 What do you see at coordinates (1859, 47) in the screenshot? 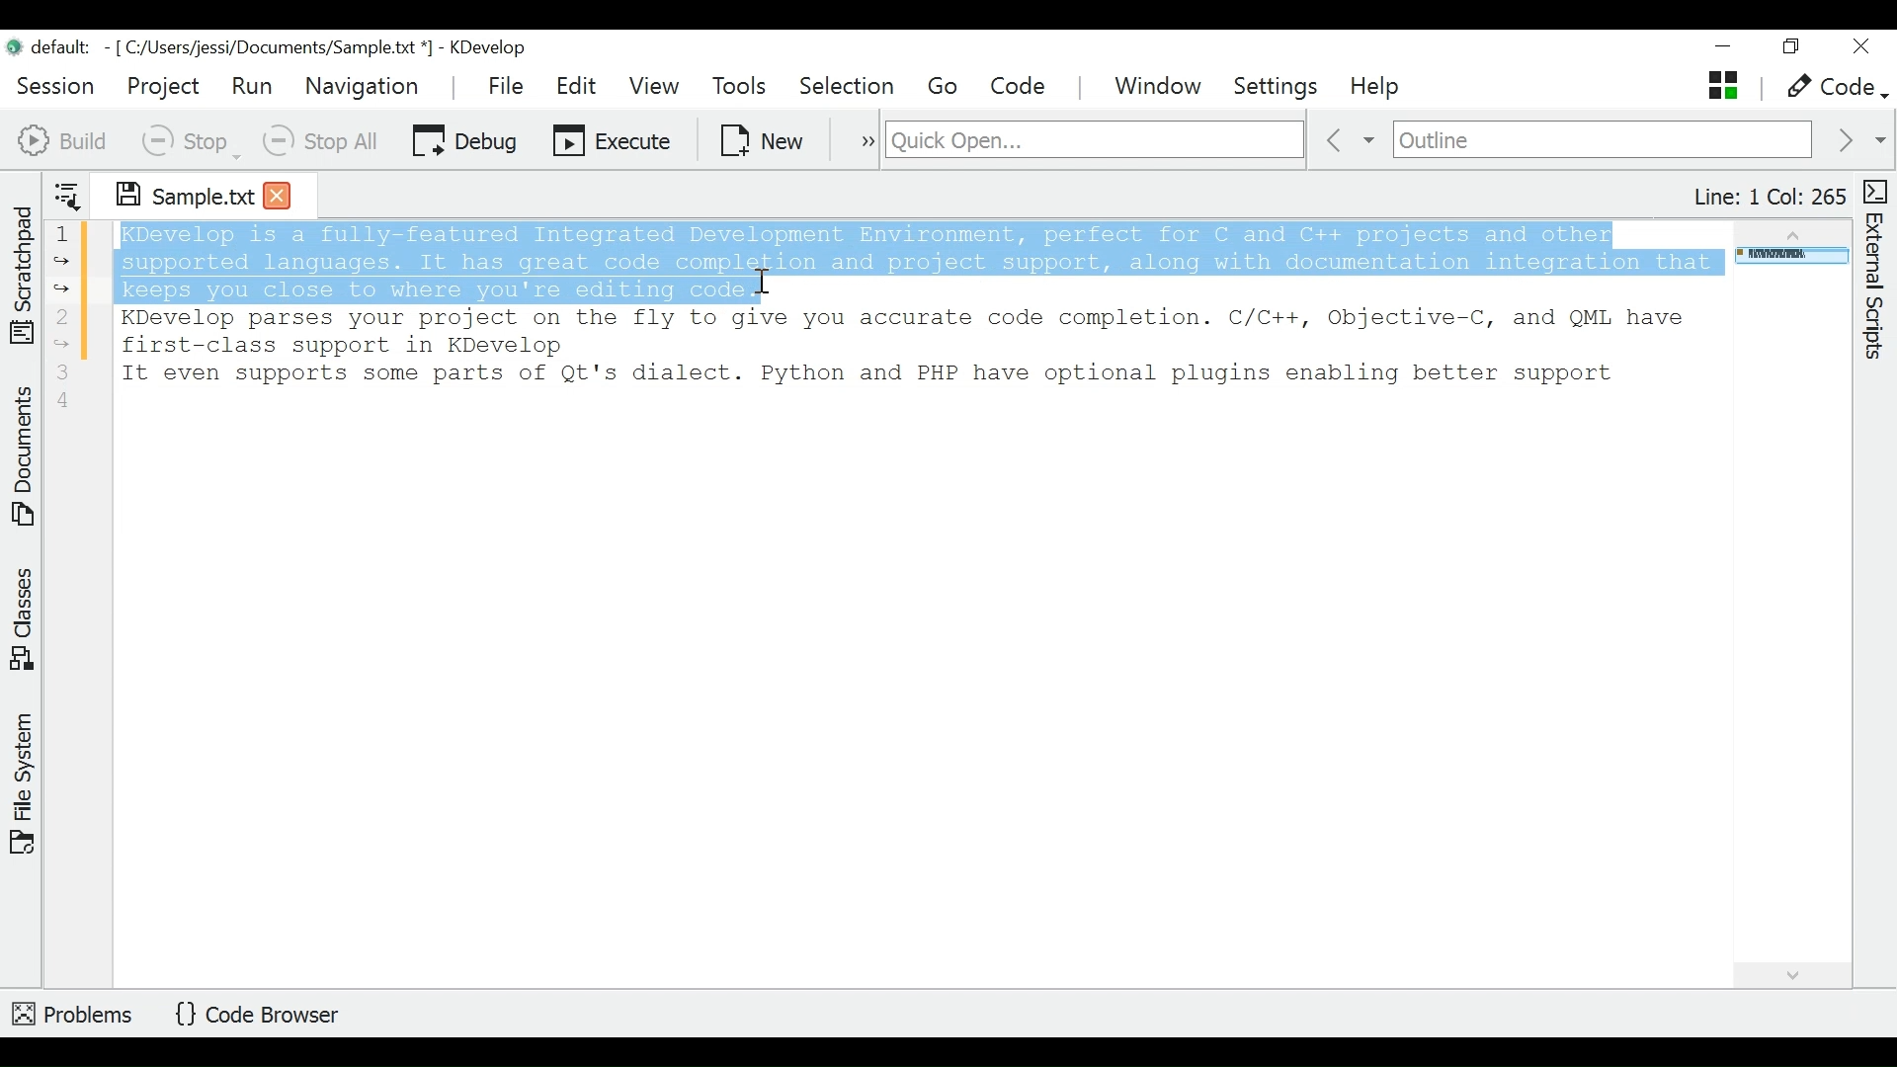
I see `Close` at bounding box center [1859, 47].